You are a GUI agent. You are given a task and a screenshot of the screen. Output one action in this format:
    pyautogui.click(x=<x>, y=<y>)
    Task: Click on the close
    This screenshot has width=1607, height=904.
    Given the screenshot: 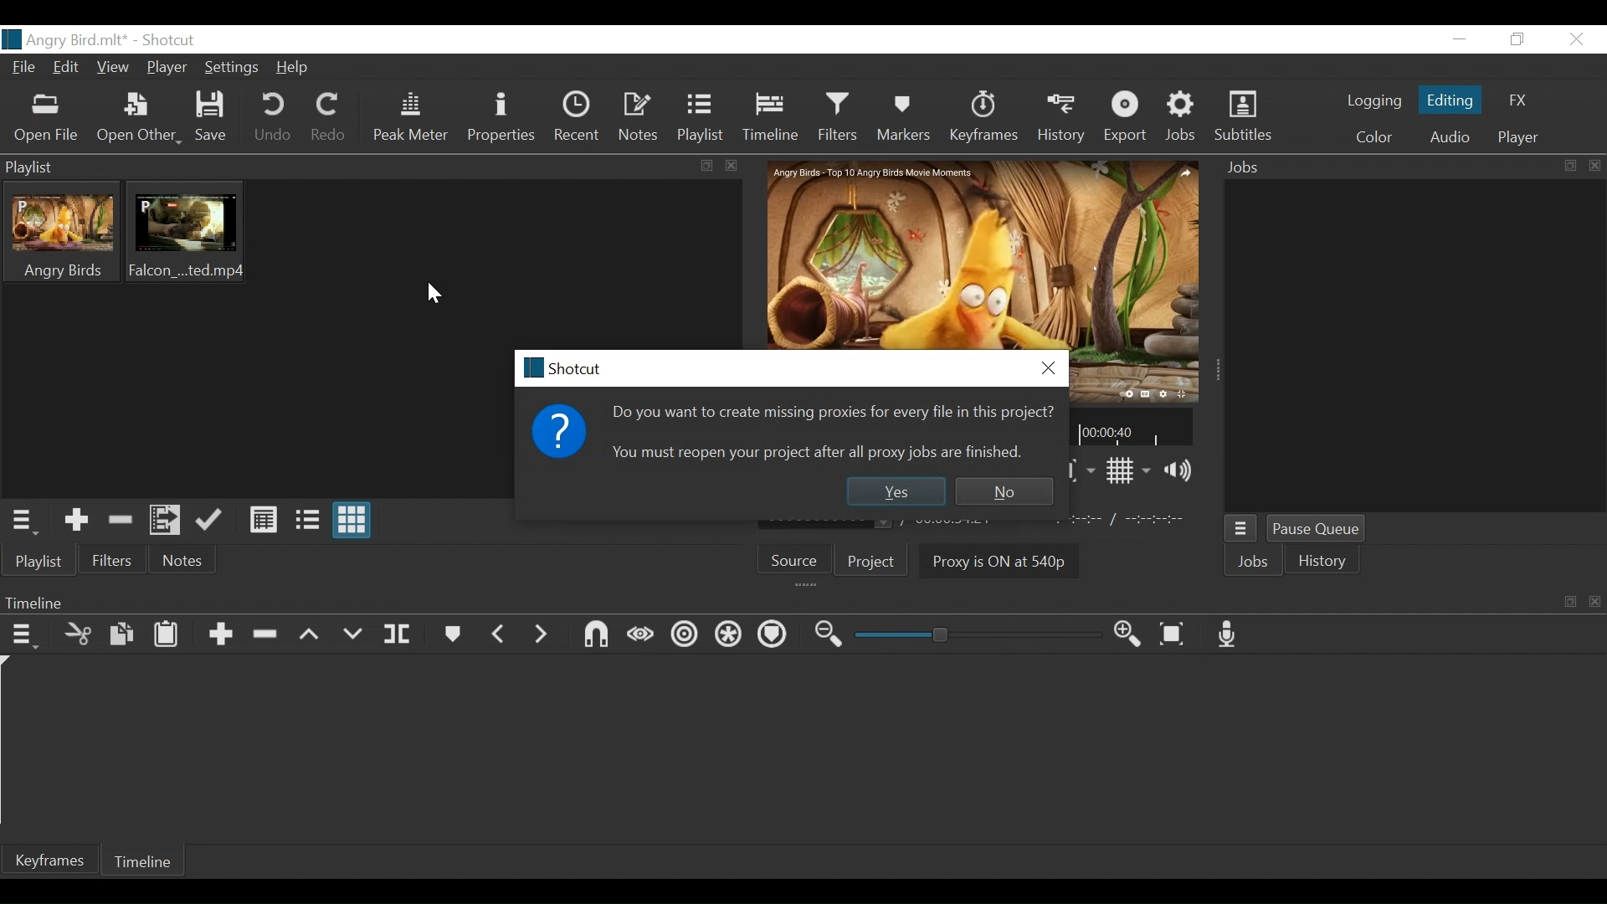 What is the action you would take?
    pyautogui.click(x=434, y=294)
    